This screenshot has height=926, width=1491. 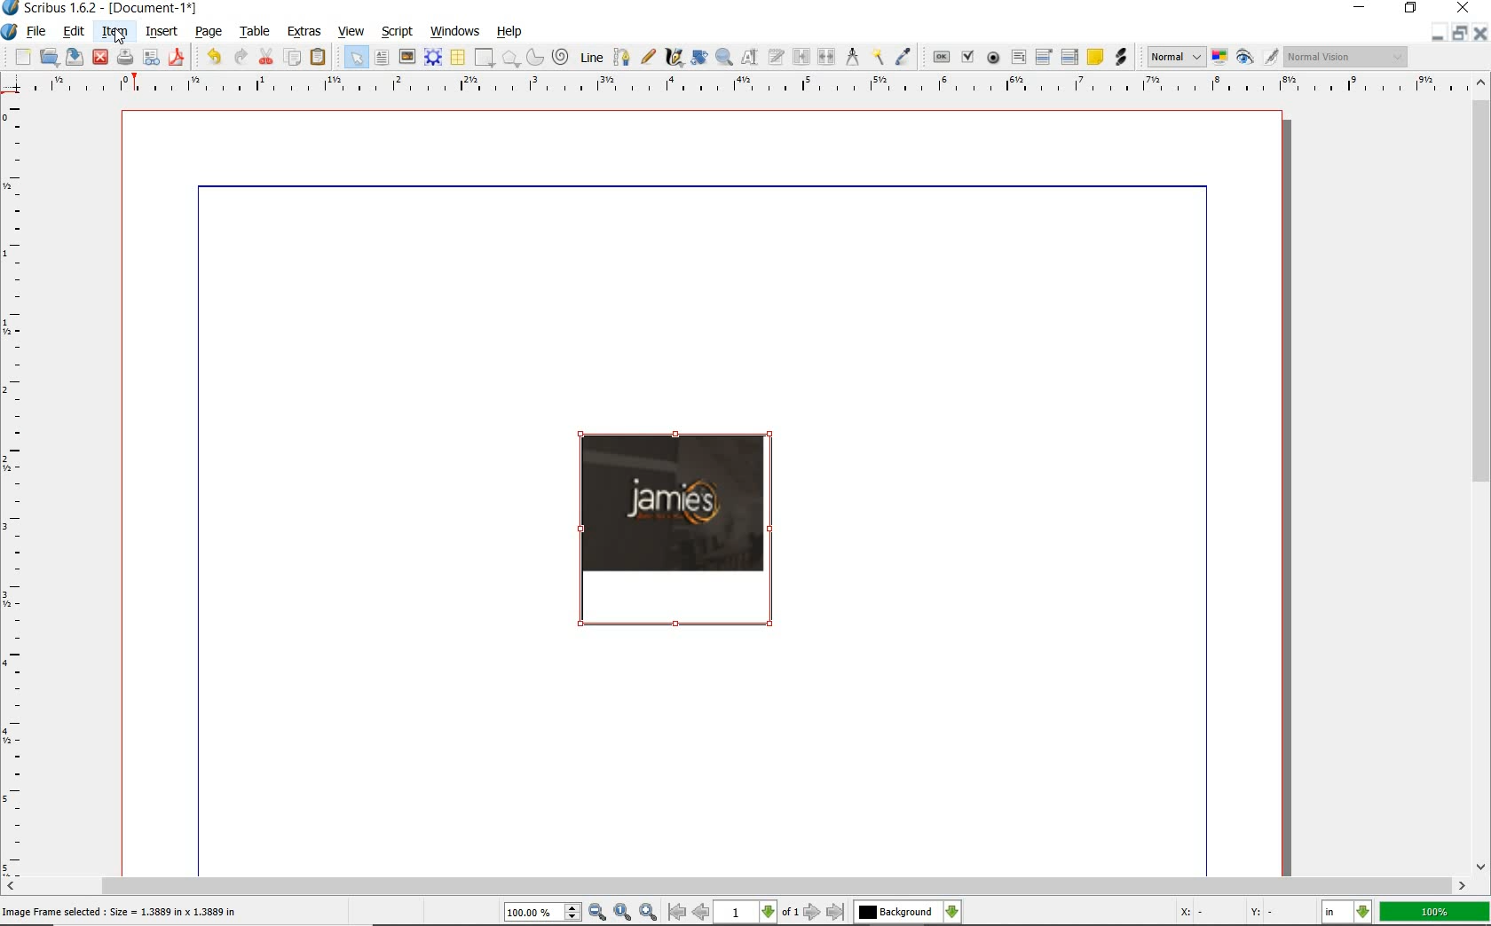 What do you see at coordinates (1435, 911) in the screenshot?
I see `zoom factor 100%` at bounding box center [1435, 911].